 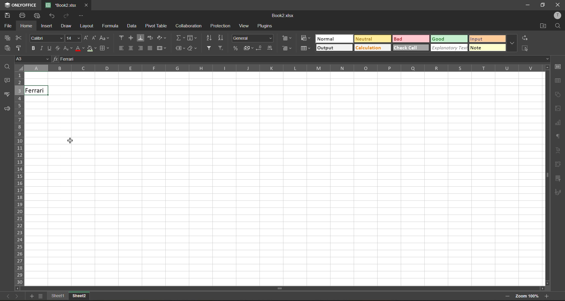 I want to click on align center, so click(x=130, y=48).